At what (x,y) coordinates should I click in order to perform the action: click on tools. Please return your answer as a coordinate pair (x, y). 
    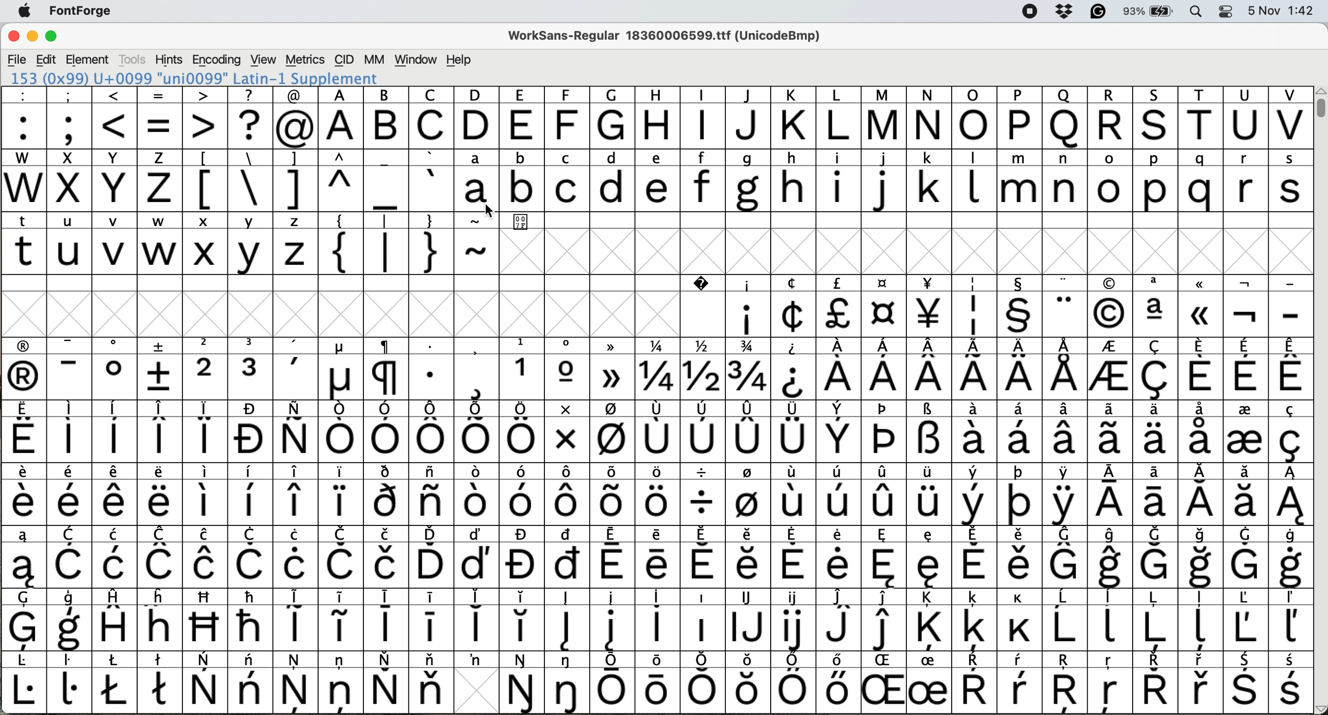
    Looking at the image, I should click on (131, 59).